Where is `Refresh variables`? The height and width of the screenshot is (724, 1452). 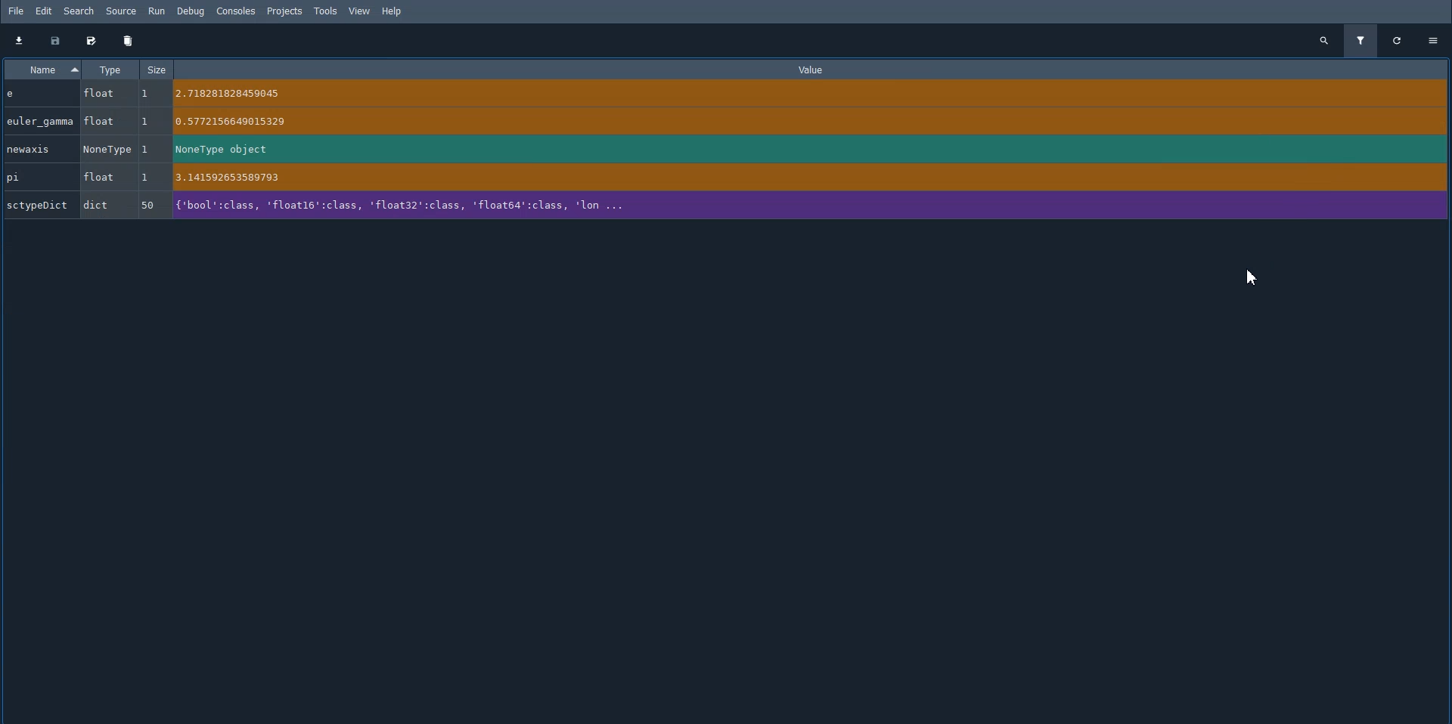
Refresh variables is located at coordinates (1398, 40).